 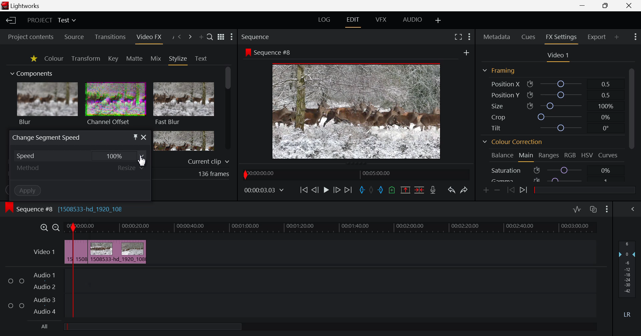 What do you see at coordinates (76, 208) in the screenshot?
I see `Sequence #8 [1508533-hd_1920_108` at bounding box center [76, 208].